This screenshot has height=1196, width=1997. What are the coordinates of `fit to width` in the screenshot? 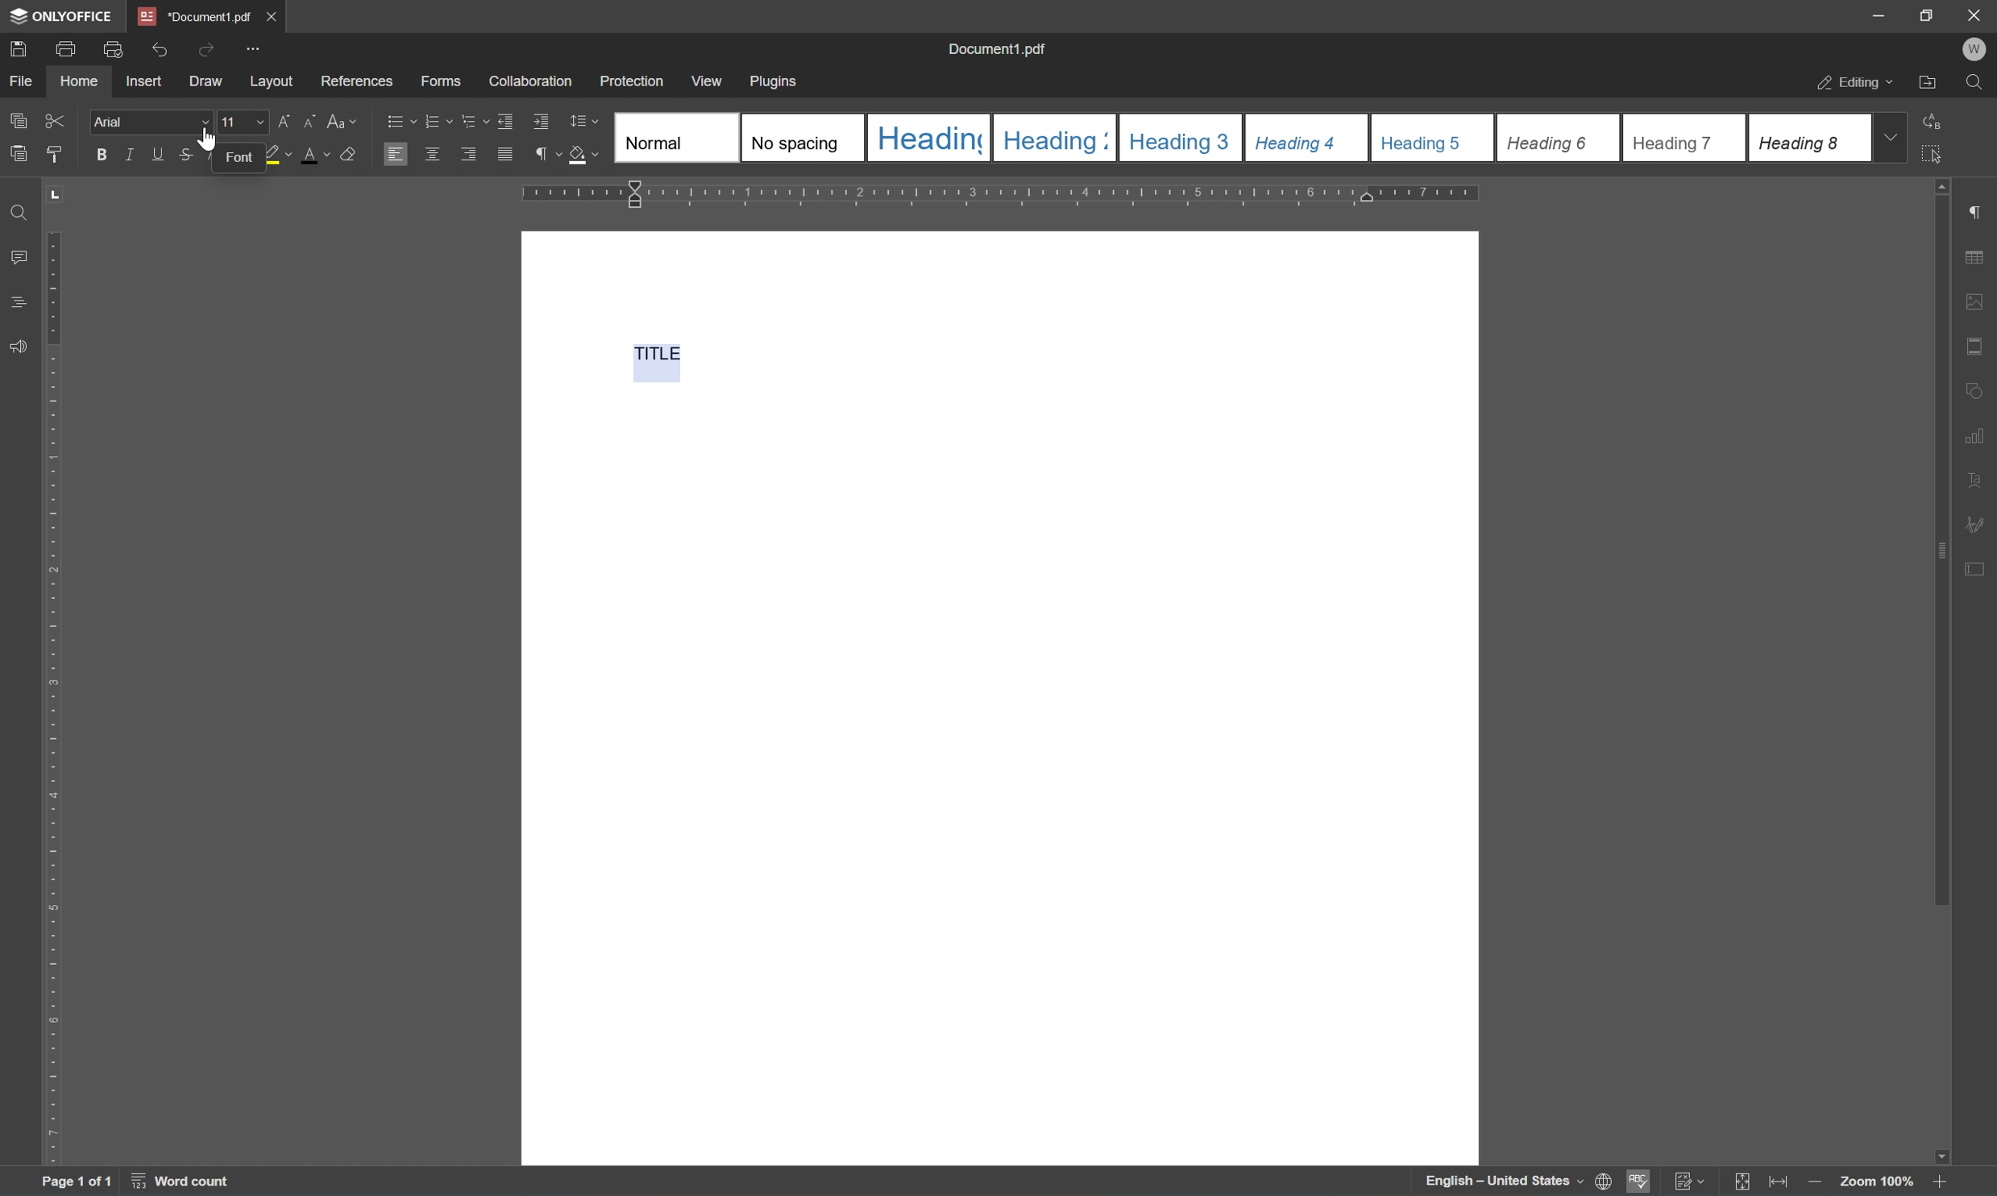 It's located at (1781, 1181).